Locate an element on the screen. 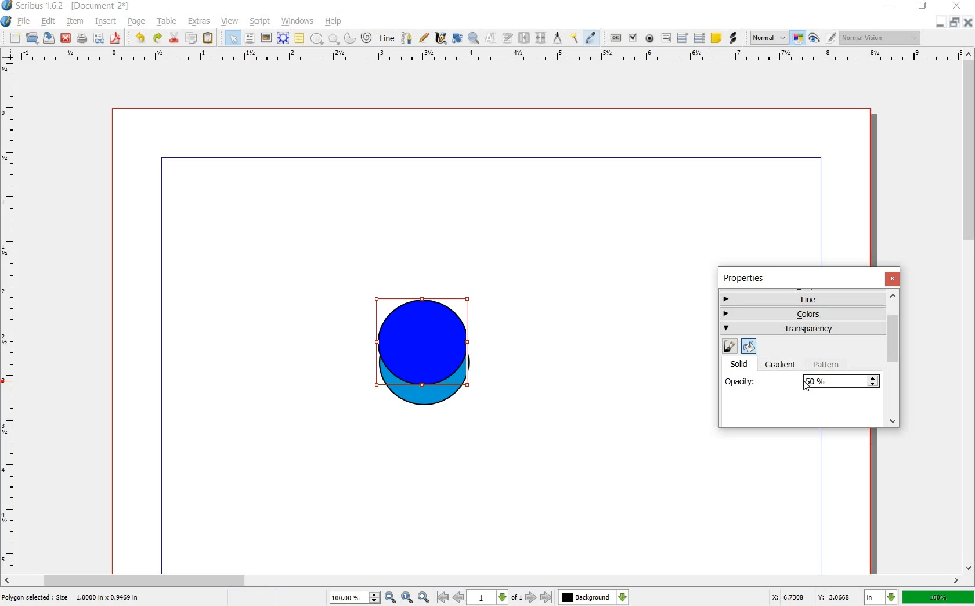 This screenshot has width=975, height=606. calligraphic line is located at coordinates (440, 39).